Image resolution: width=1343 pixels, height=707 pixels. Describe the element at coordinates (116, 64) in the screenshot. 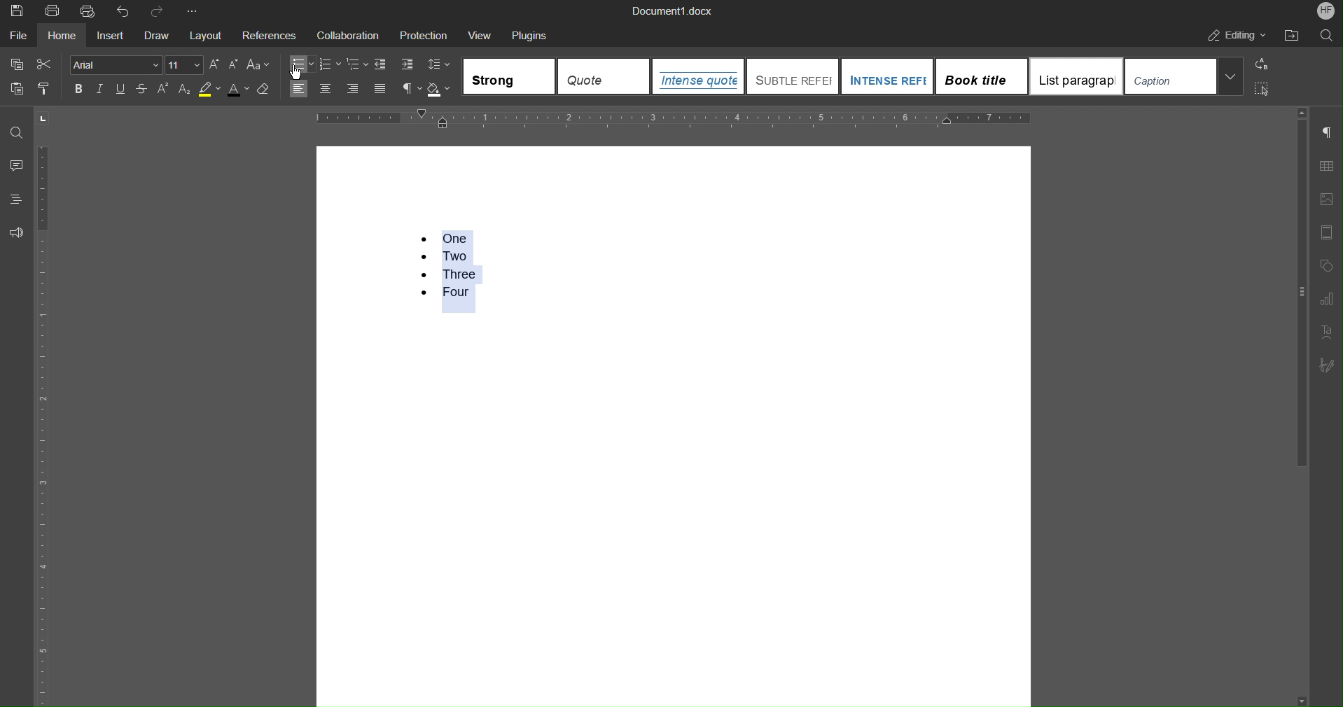

I see `Font` at that location.